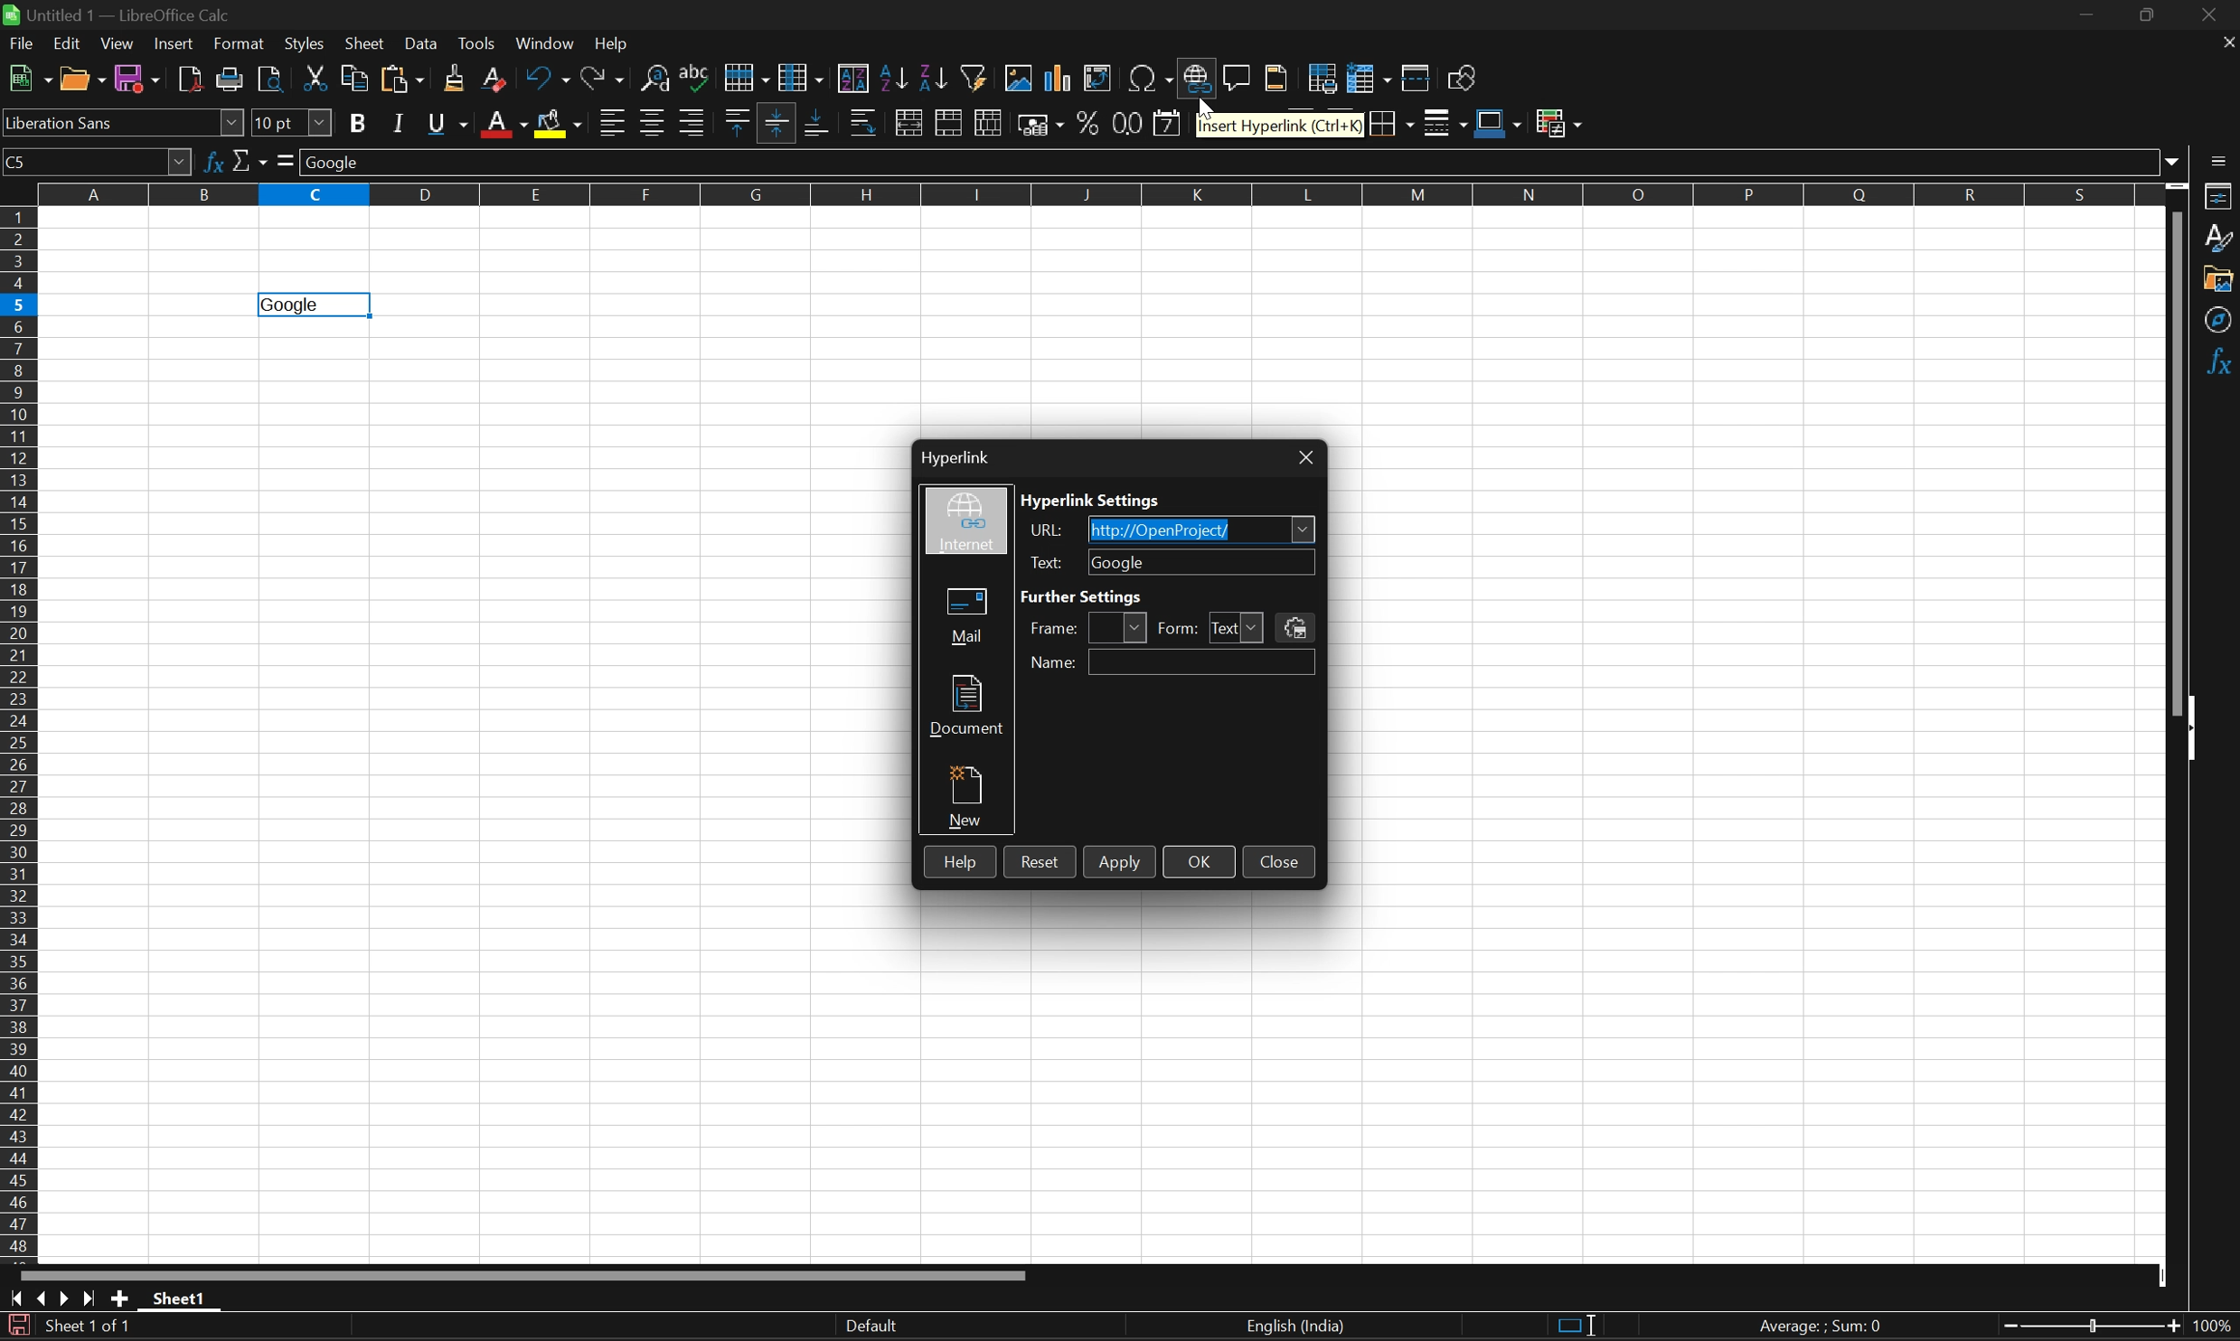 The height and width of the screenshot is (1341, 2240). I want to click on Mail, so click(965, 617).